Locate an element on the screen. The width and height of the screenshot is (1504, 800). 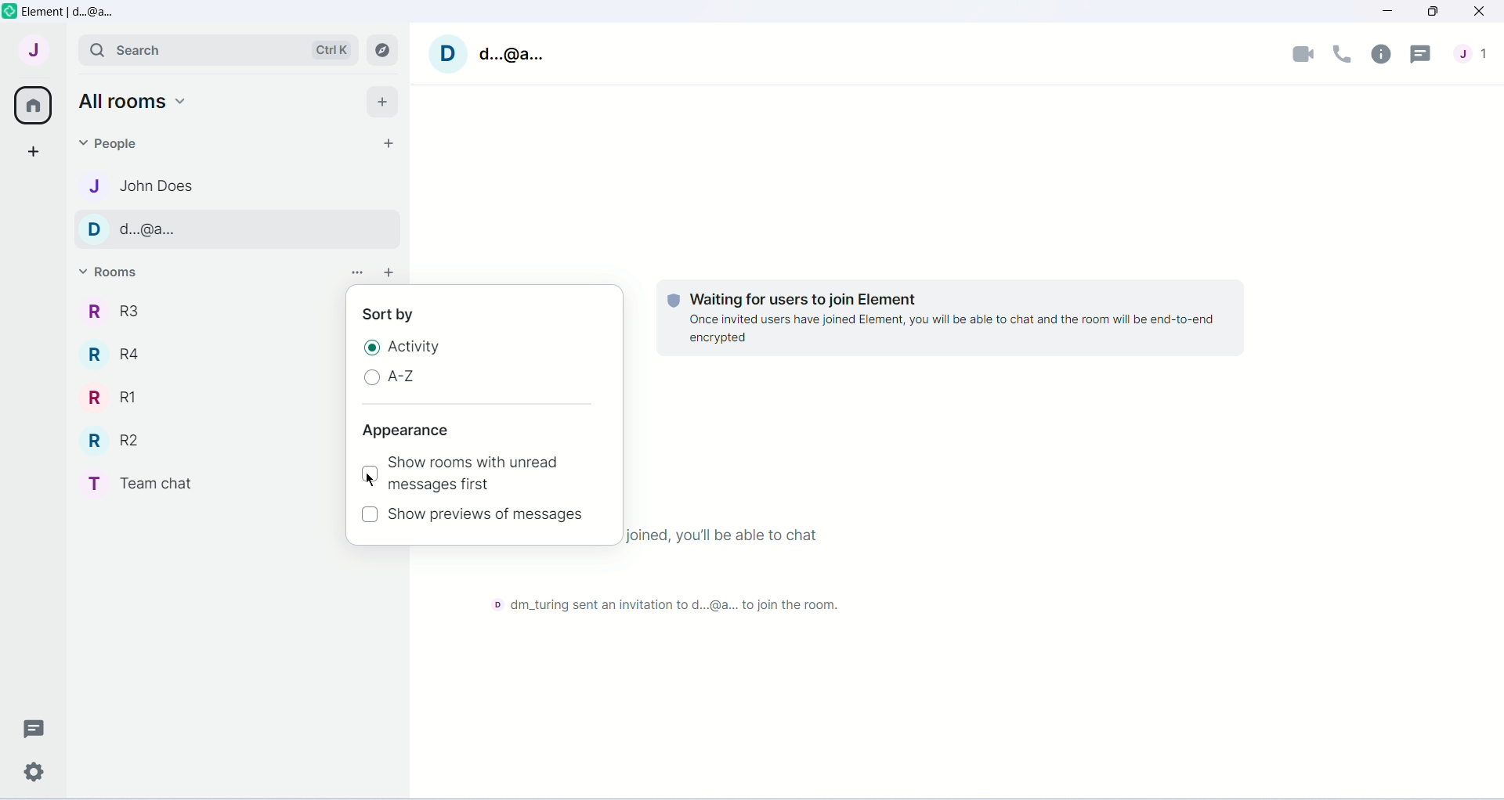
User name-d..@a is located at coordinates (508, 52).